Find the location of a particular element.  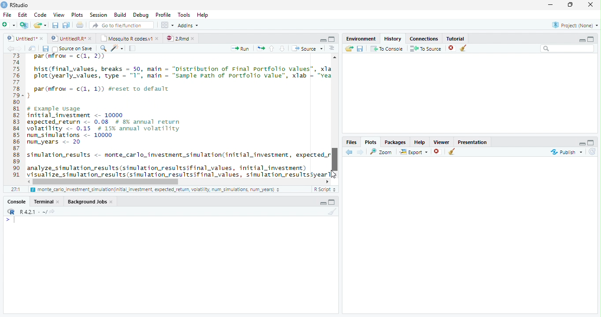

Create project is located at coordinates (24, 25).